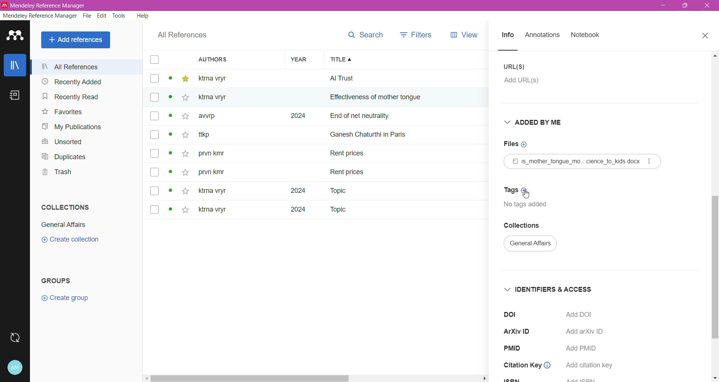  What do you see at coordinates (664, 6) in the screenshot?
I see `minimize` at bounding box center [664, 6].